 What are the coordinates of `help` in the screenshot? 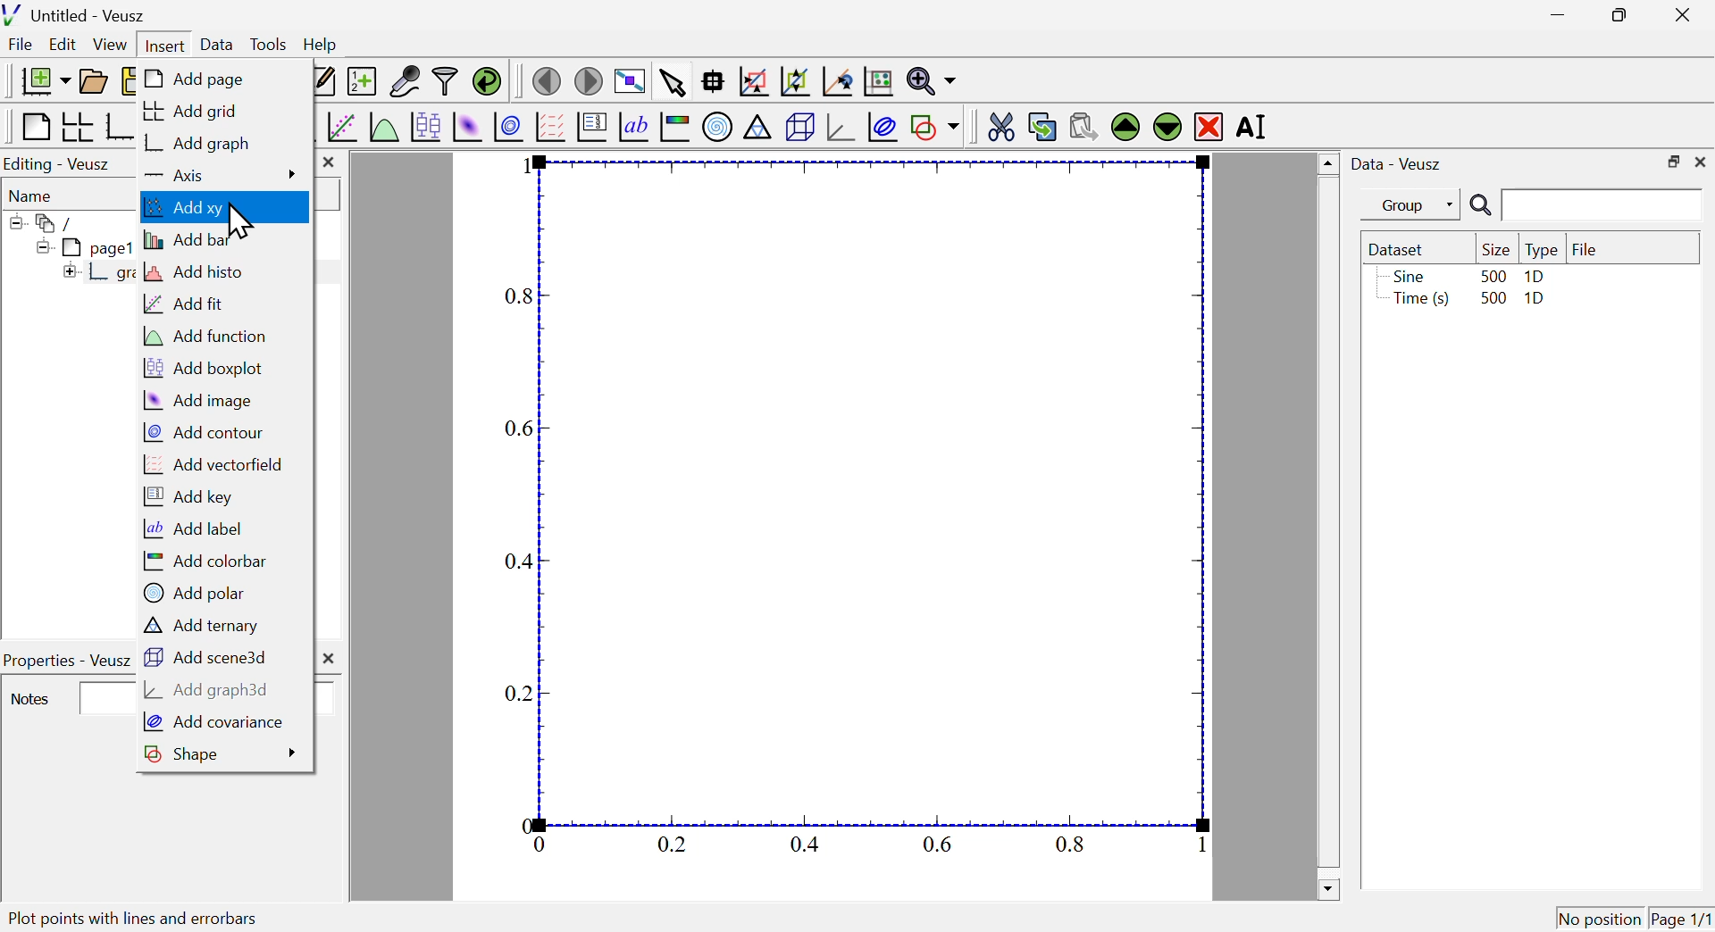 It's located at (321, 46).